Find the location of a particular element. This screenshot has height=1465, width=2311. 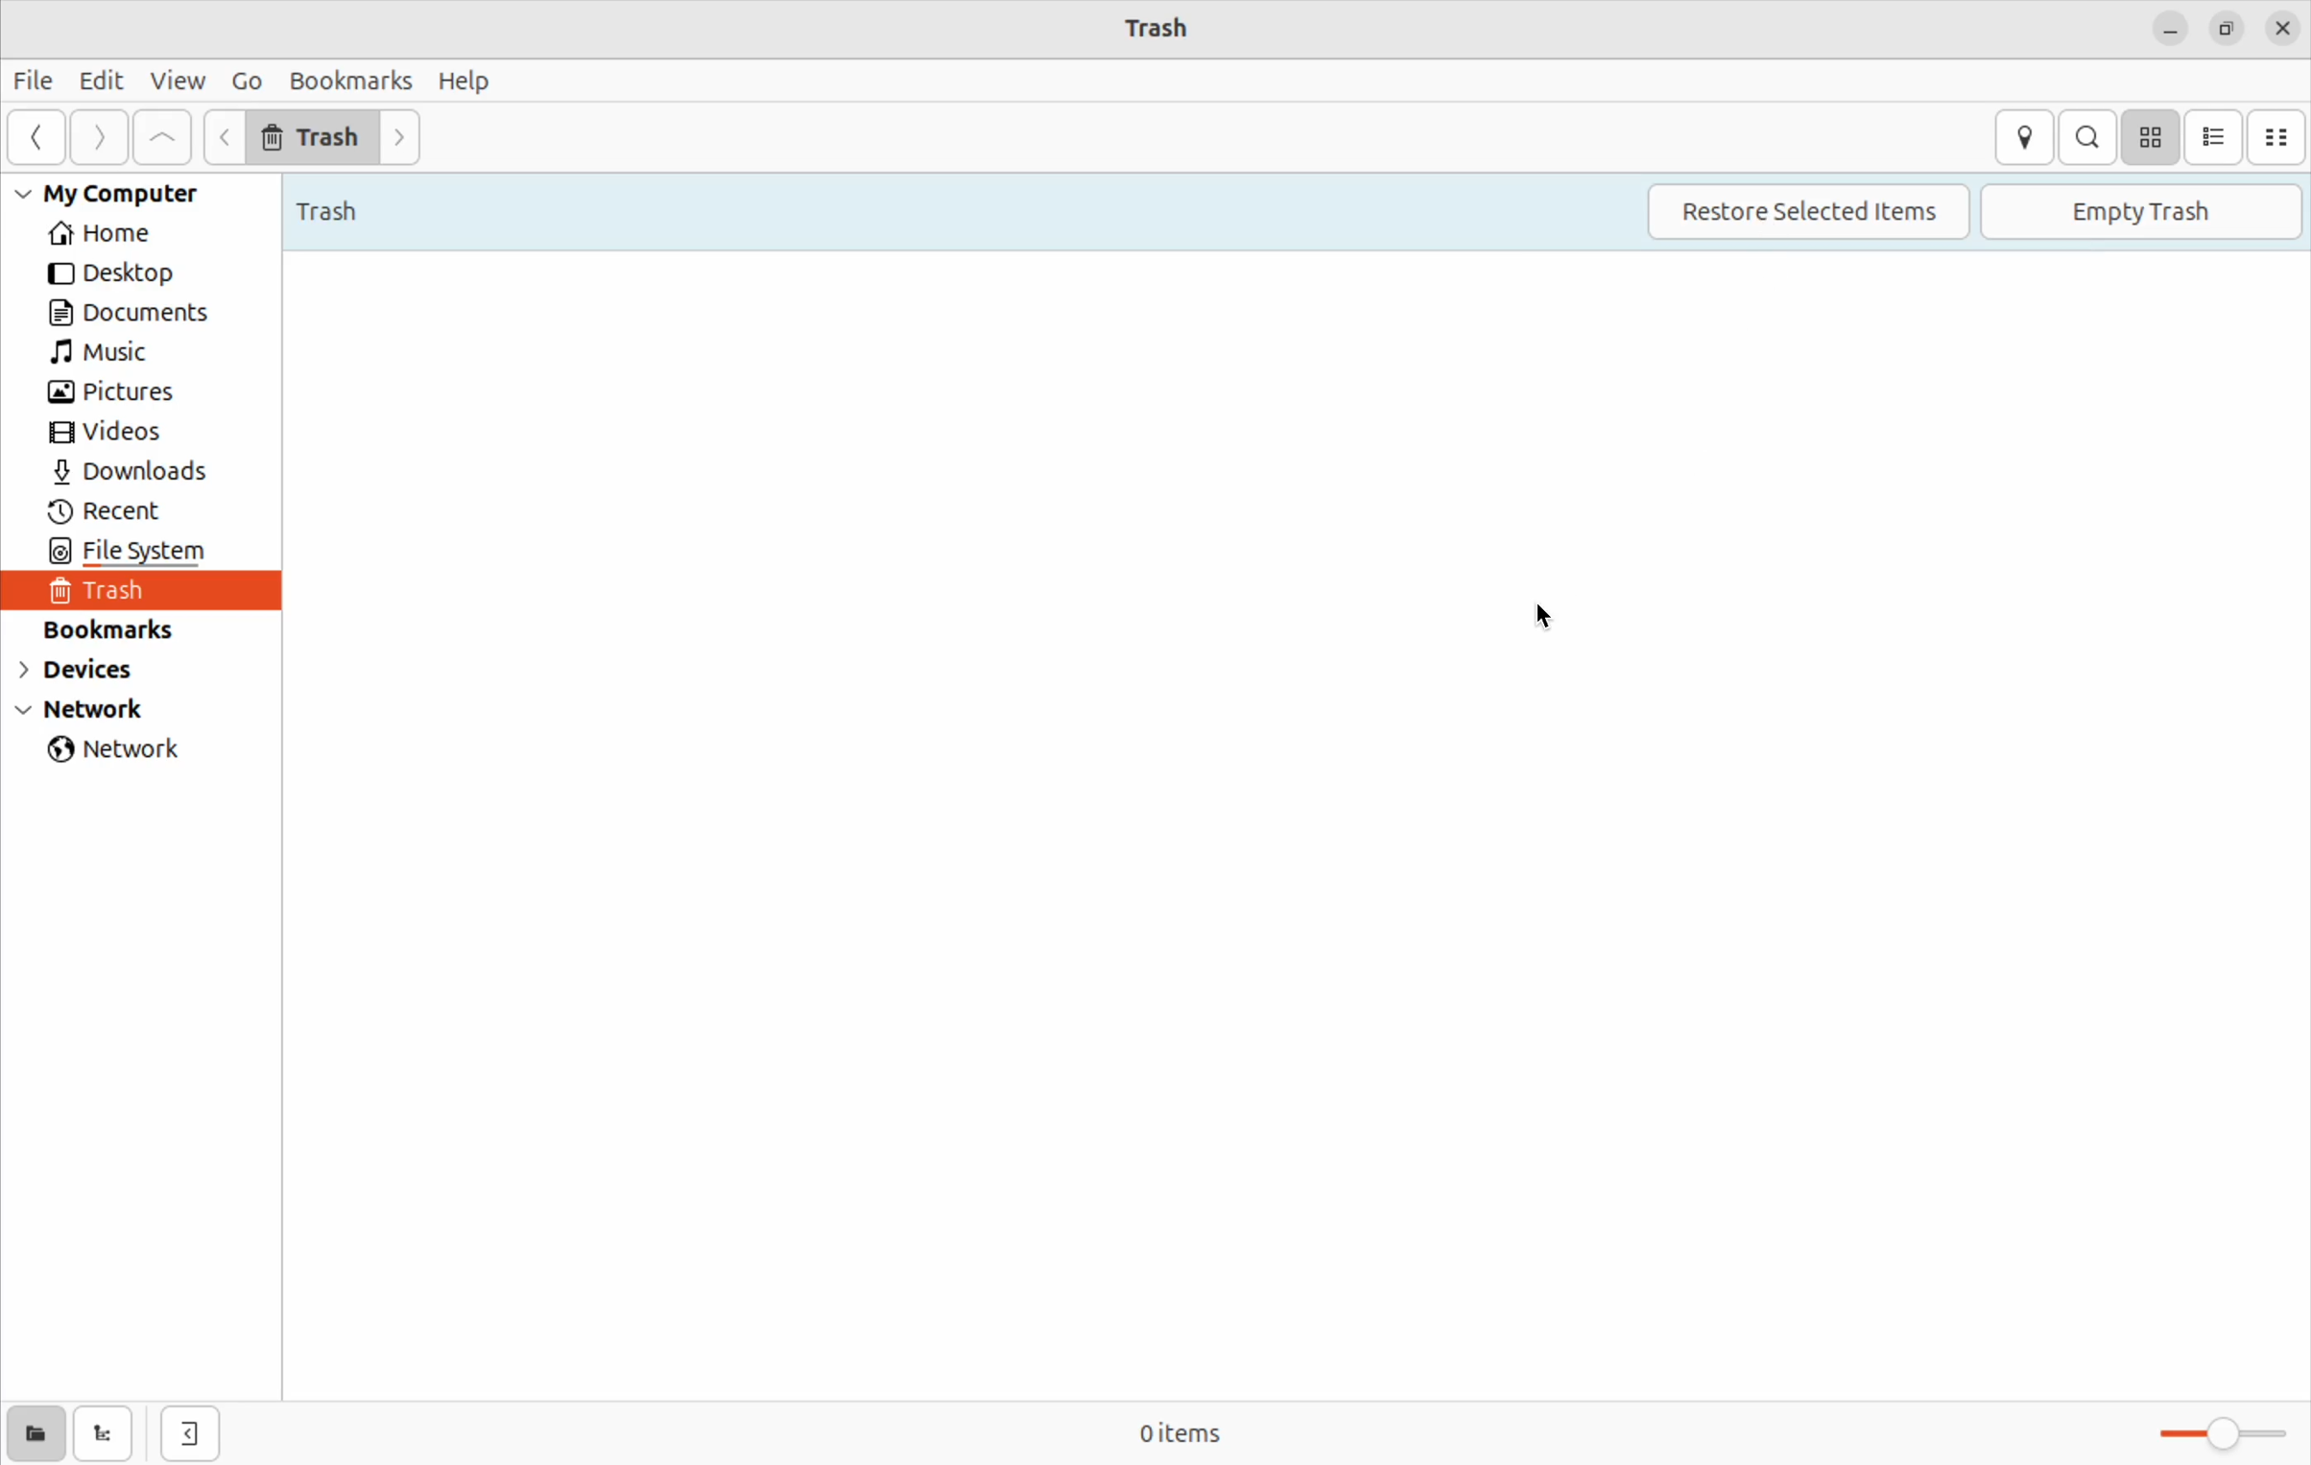

bookmarks is located at coordinates (125, 629).